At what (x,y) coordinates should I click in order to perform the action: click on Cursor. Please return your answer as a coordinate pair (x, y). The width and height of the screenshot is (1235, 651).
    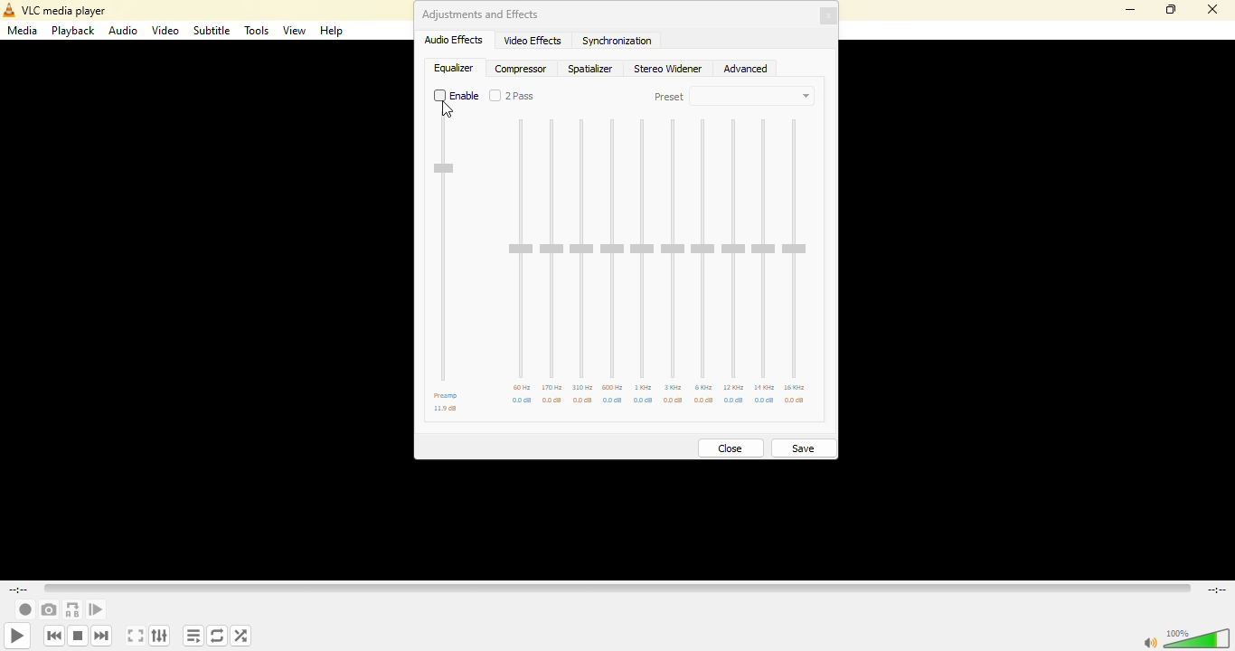
    Looking at the image, I should click on (446, 114).